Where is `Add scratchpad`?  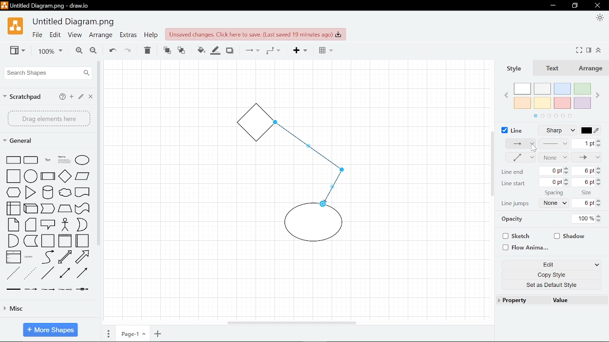 Add scratchpad is located at coordinates (72, 97).